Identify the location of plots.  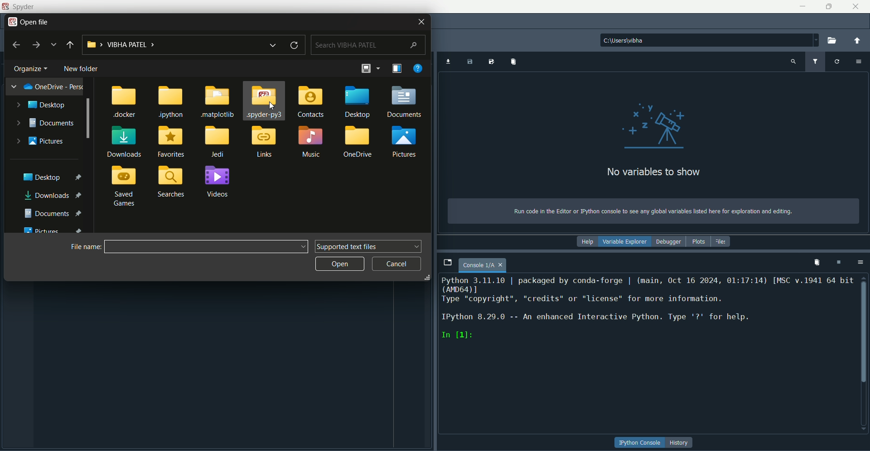
(698, 242).